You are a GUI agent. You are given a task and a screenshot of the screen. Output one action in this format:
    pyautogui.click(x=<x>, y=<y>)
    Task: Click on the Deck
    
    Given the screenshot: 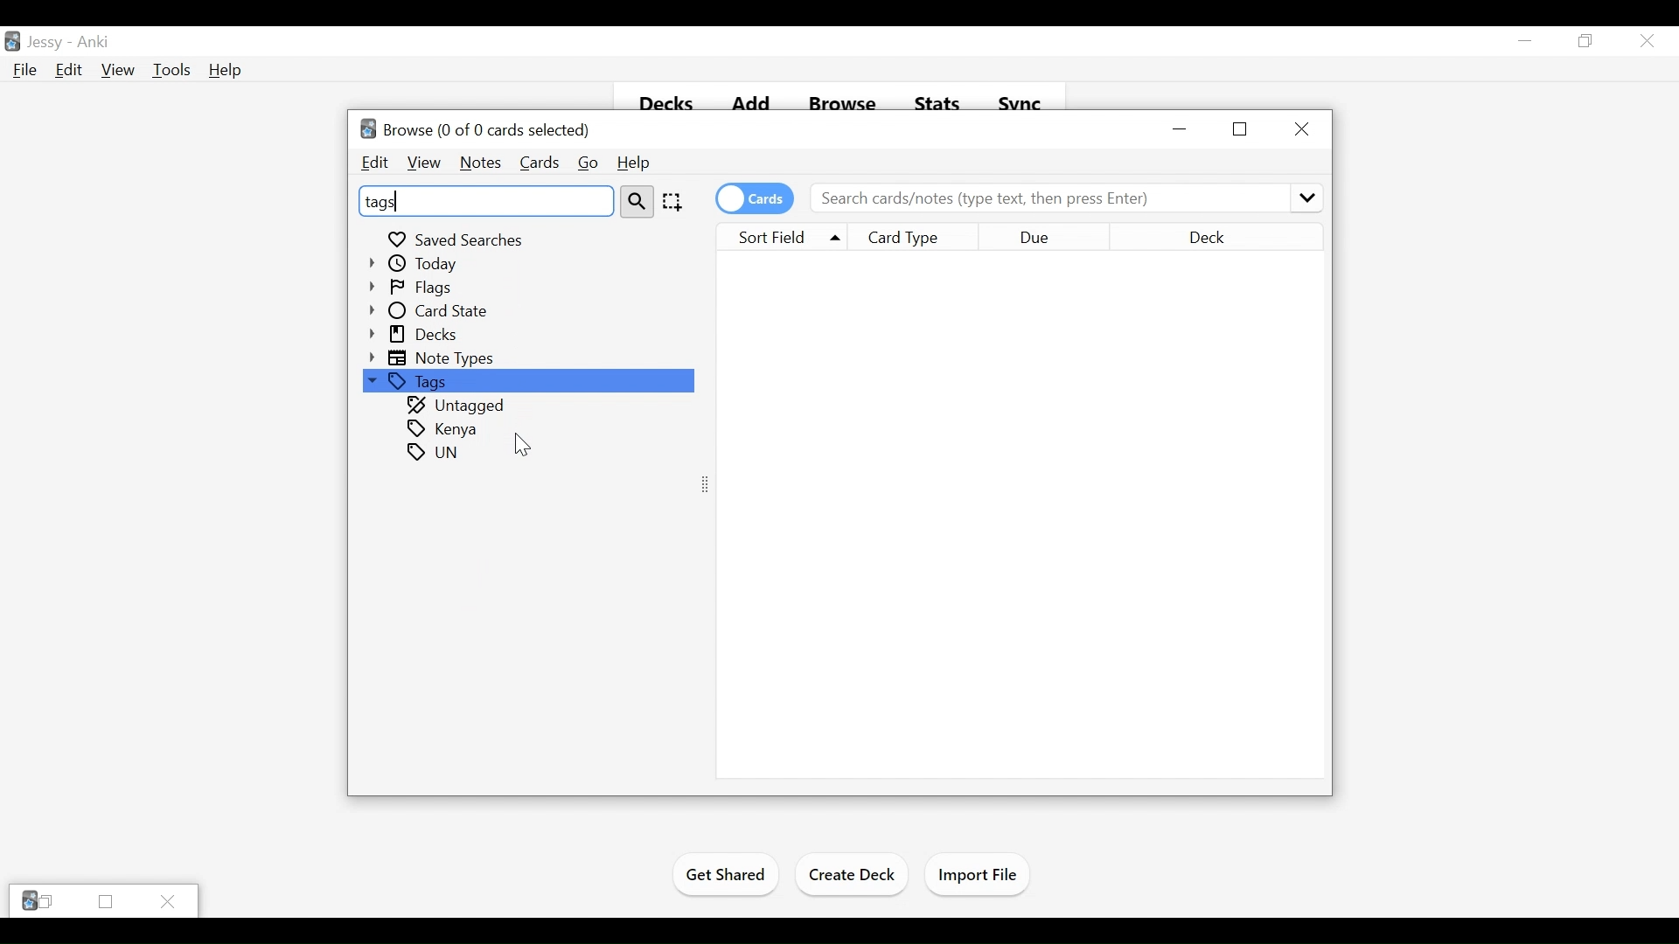 What is the action you would take?
    pyautogui.click(x=1237, y=237)
    